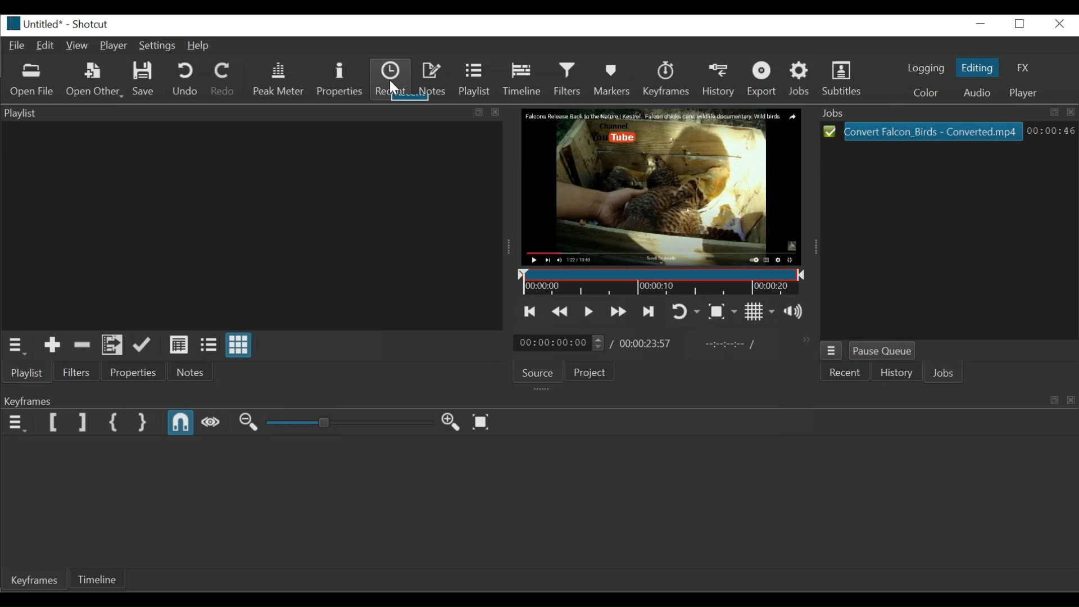 The width and height of the screenshot is (1079, 607). What do you see at coordinates (922, 132) in the screenshot?
I see `File` at bounding box center [922, 132].